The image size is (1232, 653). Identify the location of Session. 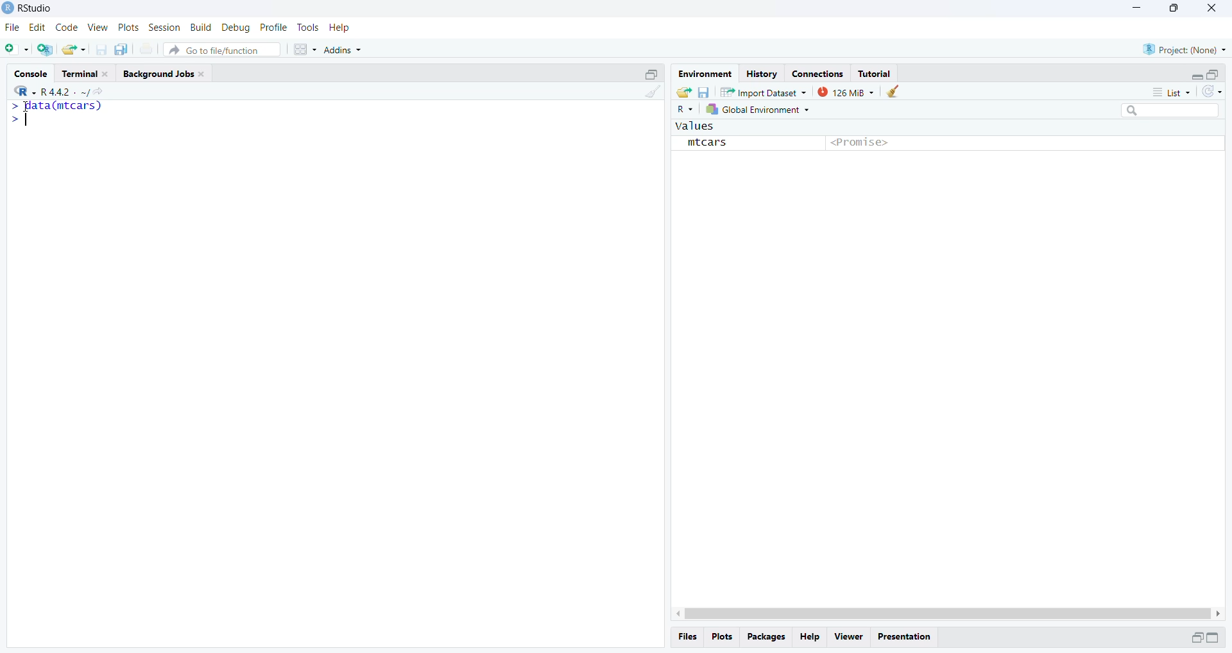
(164, 27).